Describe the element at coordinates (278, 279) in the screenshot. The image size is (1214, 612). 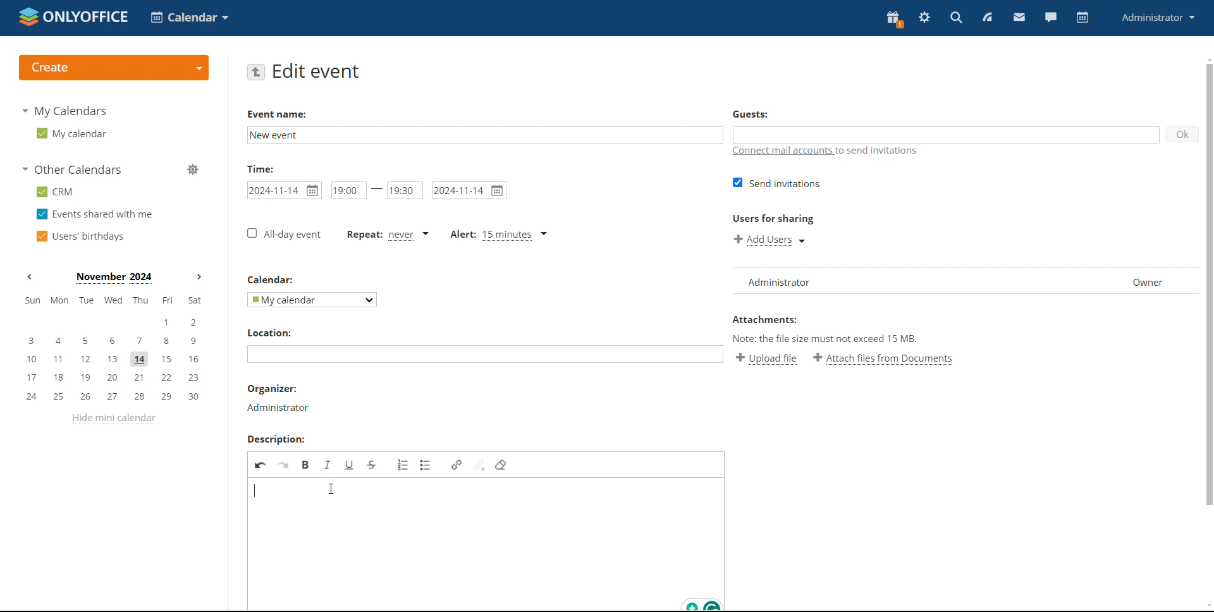
I see `calendar` at that location.